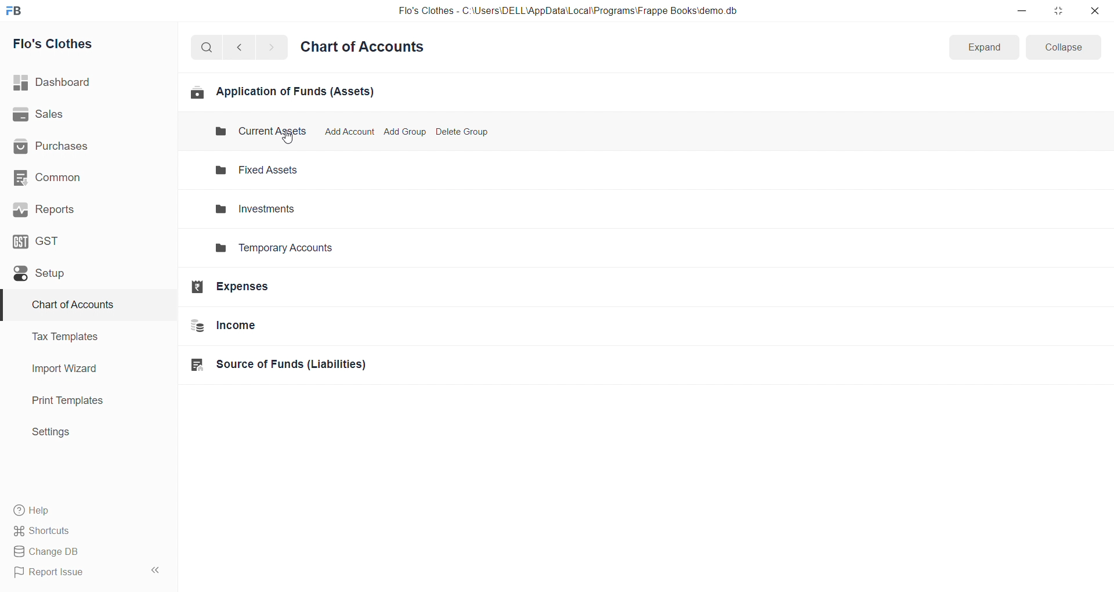 The width and height of the screenshot is (1114, 592). I want to click on Help, so click(84, 510).